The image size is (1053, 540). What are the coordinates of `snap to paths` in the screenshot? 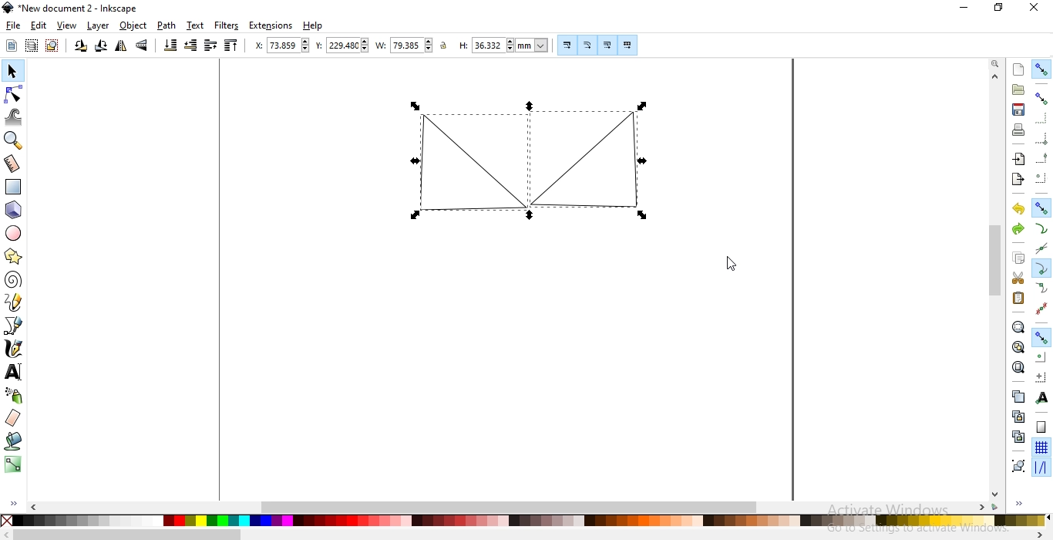 It's located at (1041, 228).